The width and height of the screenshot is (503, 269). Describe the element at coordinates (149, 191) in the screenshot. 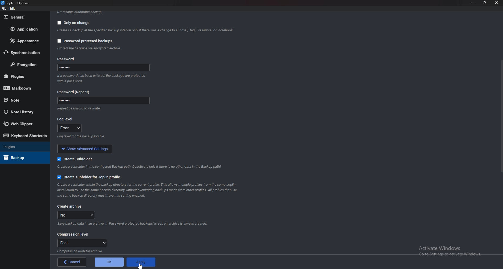

I see `Info on subfolder for joplin profile` at that location.